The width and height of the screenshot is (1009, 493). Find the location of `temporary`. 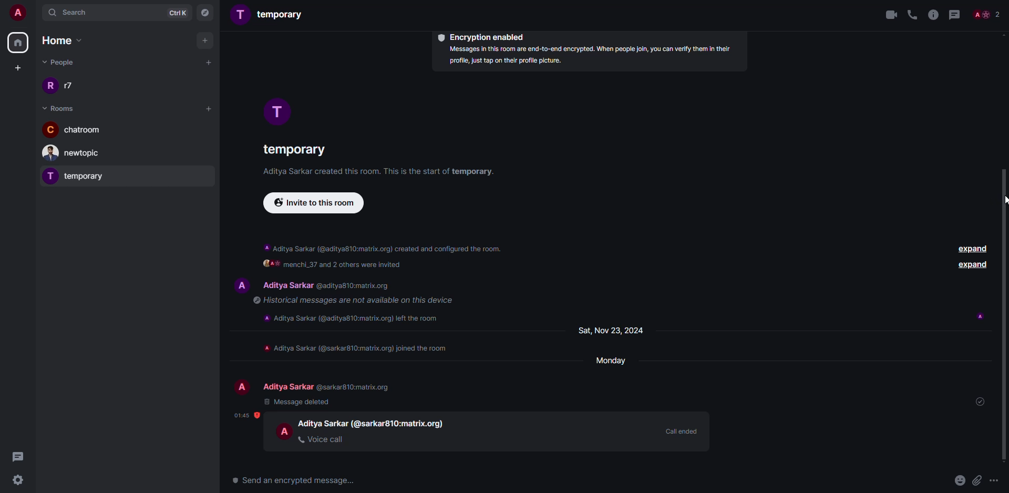

temporary is located at coordinates (78, 176).